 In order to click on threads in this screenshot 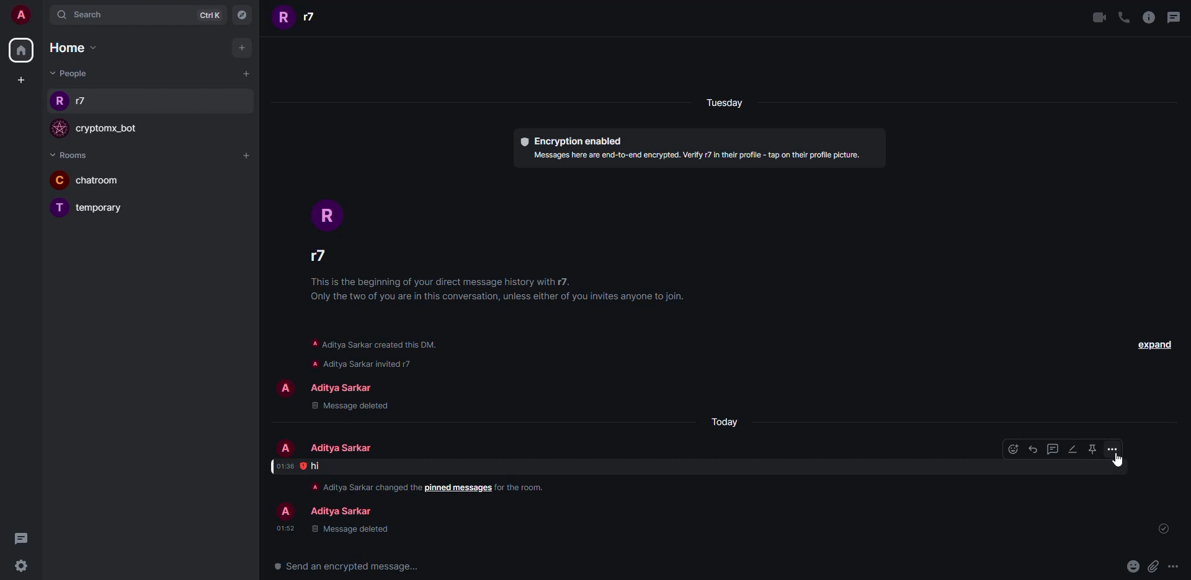, I will do `click(25, 539)`.